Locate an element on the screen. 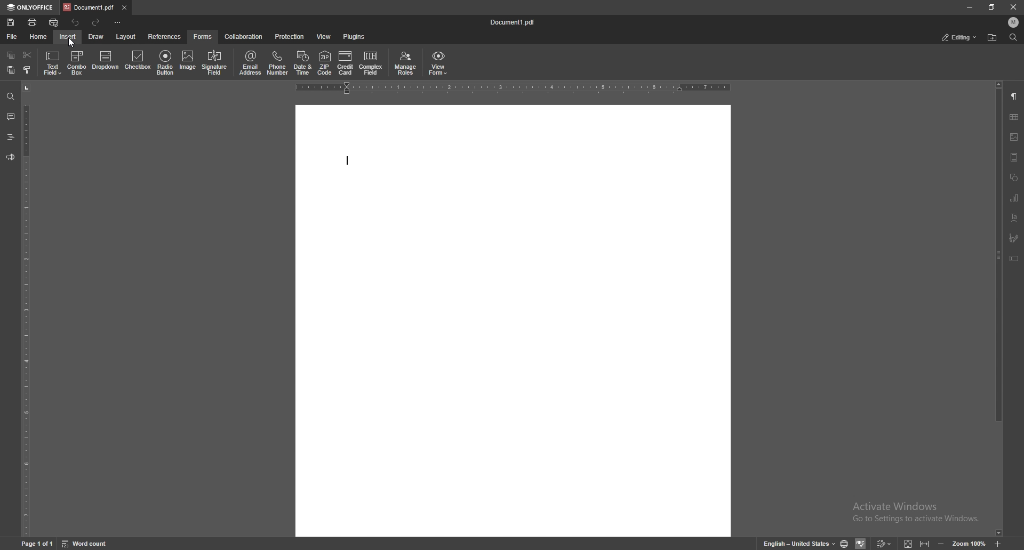 The height and width of the screenshot is (550, 1024). credit card is located at coordinates (345, 63).